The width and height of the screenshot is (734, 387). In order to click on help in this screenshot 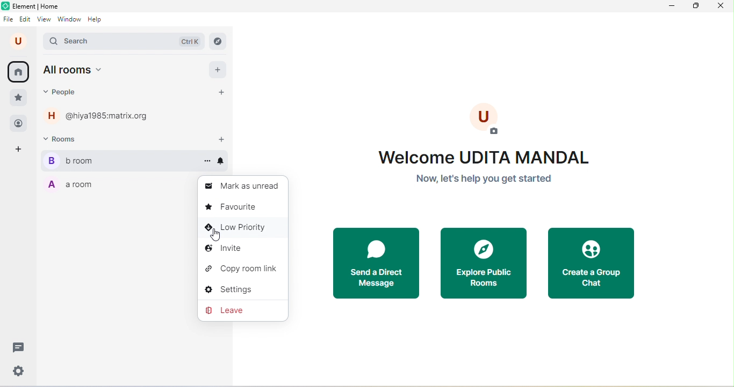, I will do `click(97, 20)`.